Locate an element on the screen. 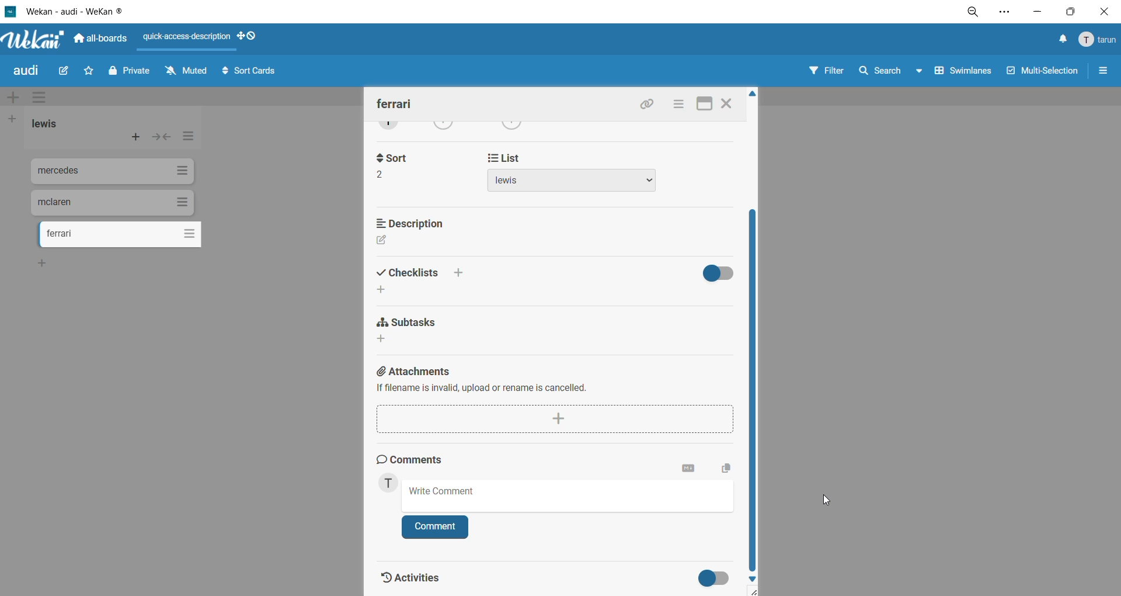  card actions is located at coordinates (678, 106).